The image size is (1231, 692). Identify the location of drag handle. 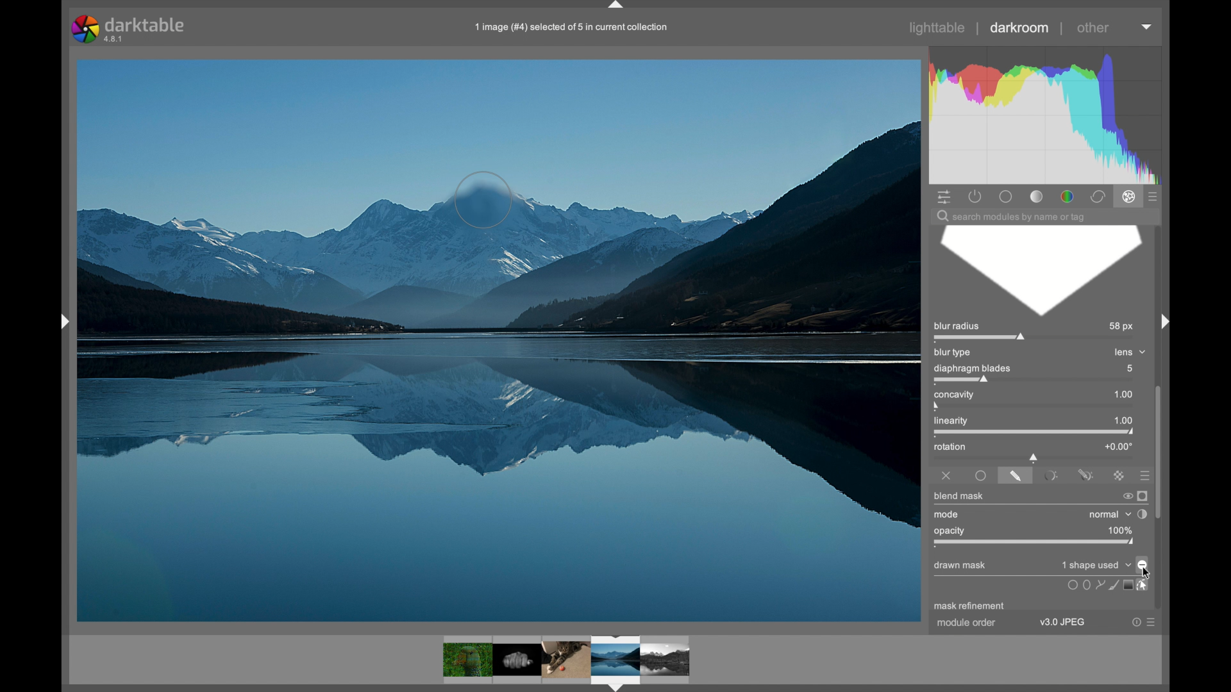
(617, 6).